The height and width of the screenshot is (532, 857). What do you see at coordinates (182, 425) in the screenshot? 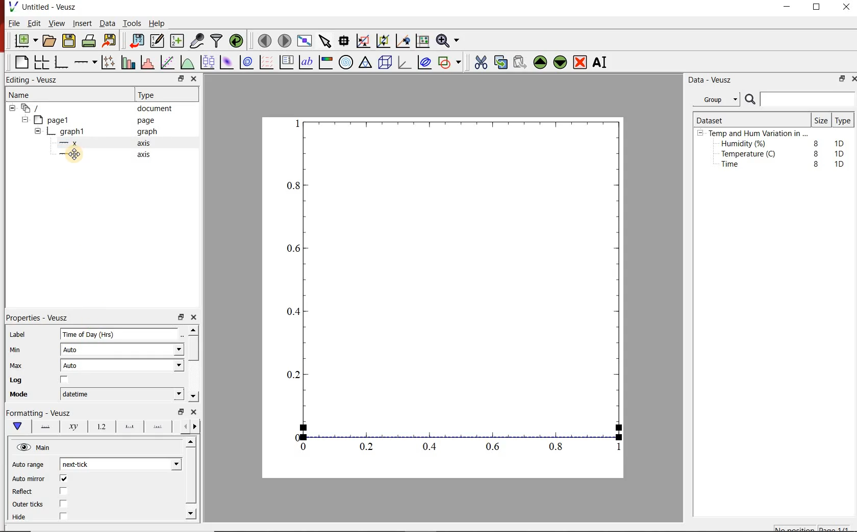
I see `go back` at bounding box center [182, 425].